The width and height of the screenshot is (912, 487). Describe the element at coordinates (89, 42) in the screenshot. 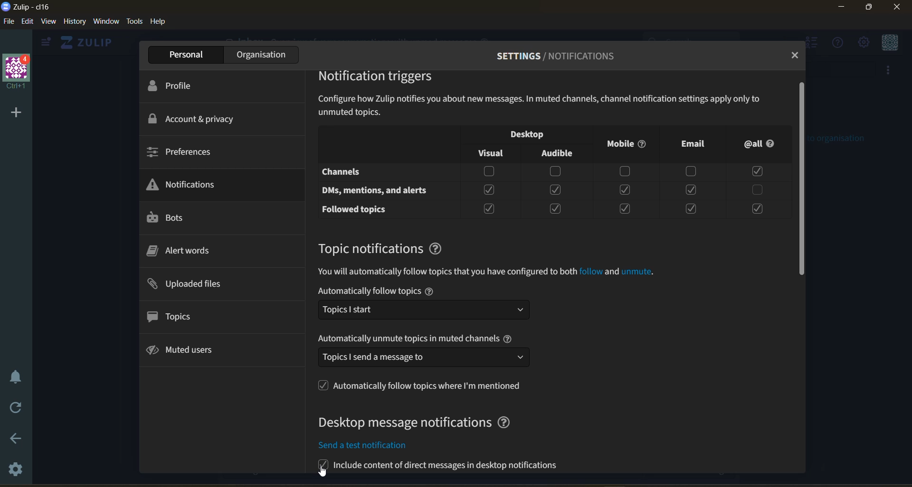

I see `home view` at that location.